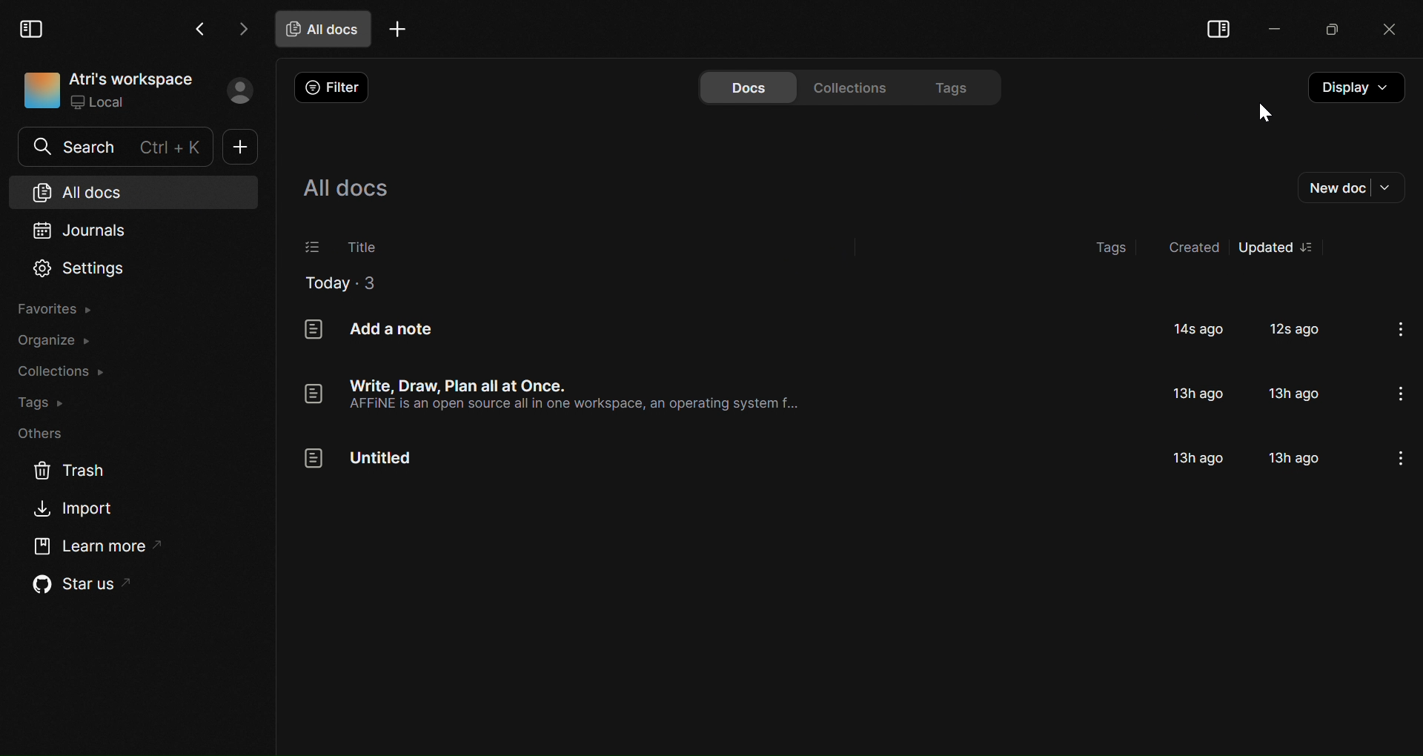  What do you see at coordinates (92, 545) in the screenshot?
I see `Learn More` at bounding box center [92, 545].